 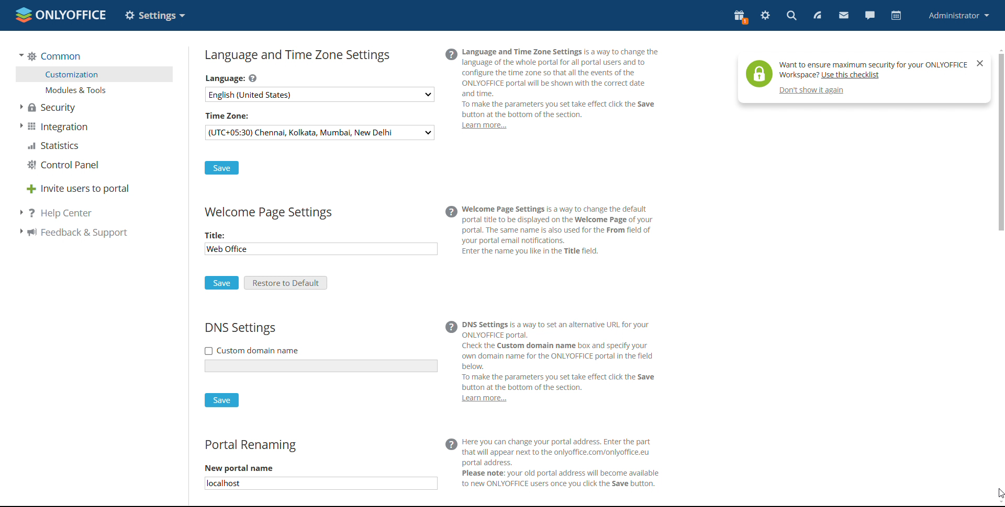 What do you see at coordinates (75, 17) in the screenshot?
I see `onlyoffice` at bounding box center [75, 17].